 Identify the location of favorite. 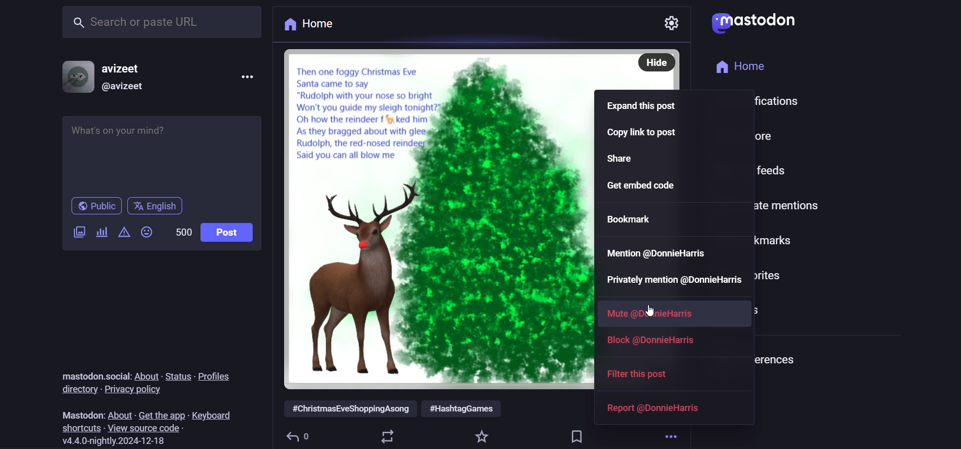
(483, 435).